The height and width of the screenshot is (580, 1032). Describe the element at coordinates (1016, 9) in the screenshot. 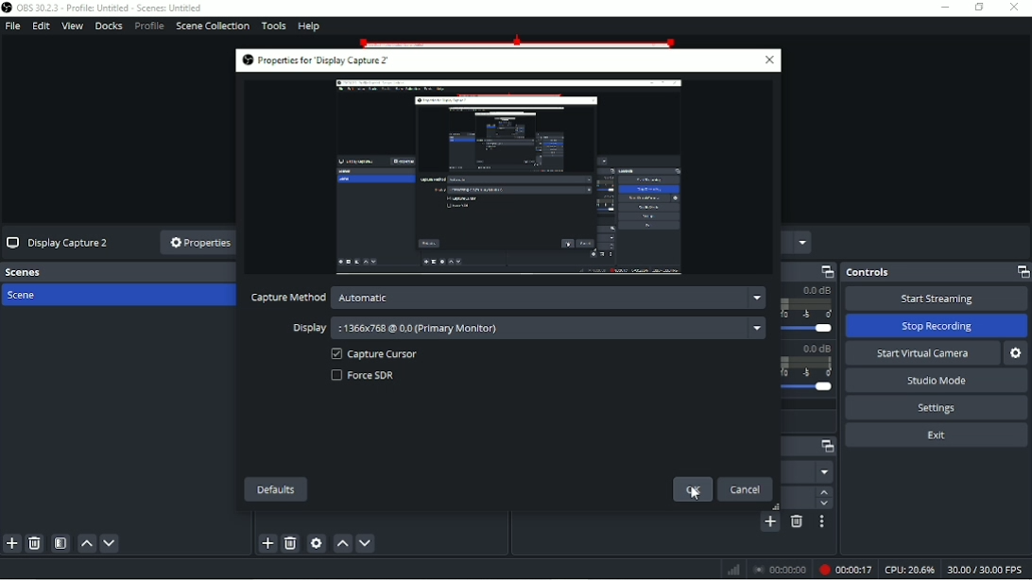

I see `Close` at that location.